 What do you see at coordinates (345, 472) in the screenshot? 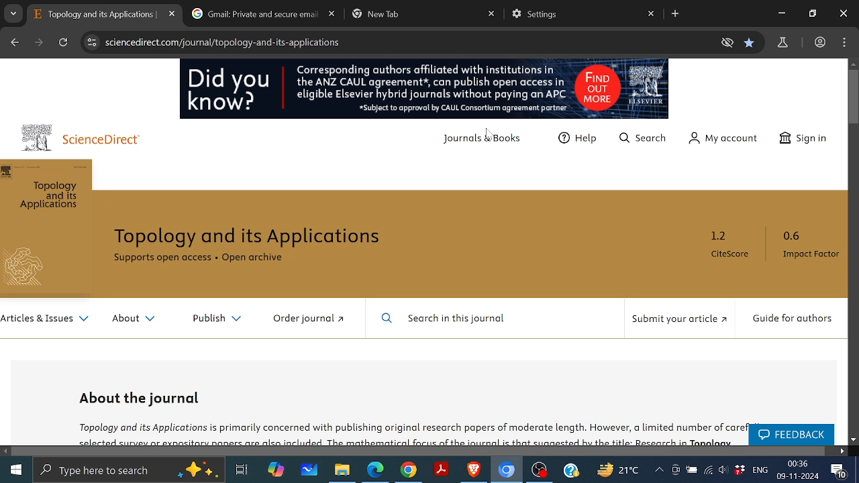
I see `file explorer` at bounding box center [345, 472].